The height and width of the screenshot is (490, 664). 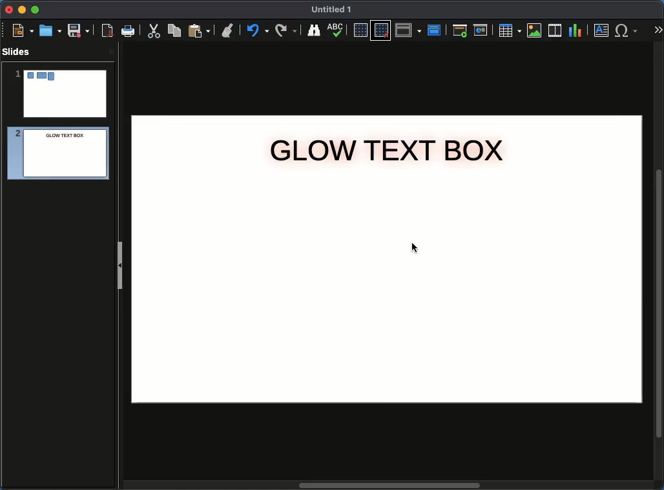 I want to click on Cut, so click(x=154, y=30).